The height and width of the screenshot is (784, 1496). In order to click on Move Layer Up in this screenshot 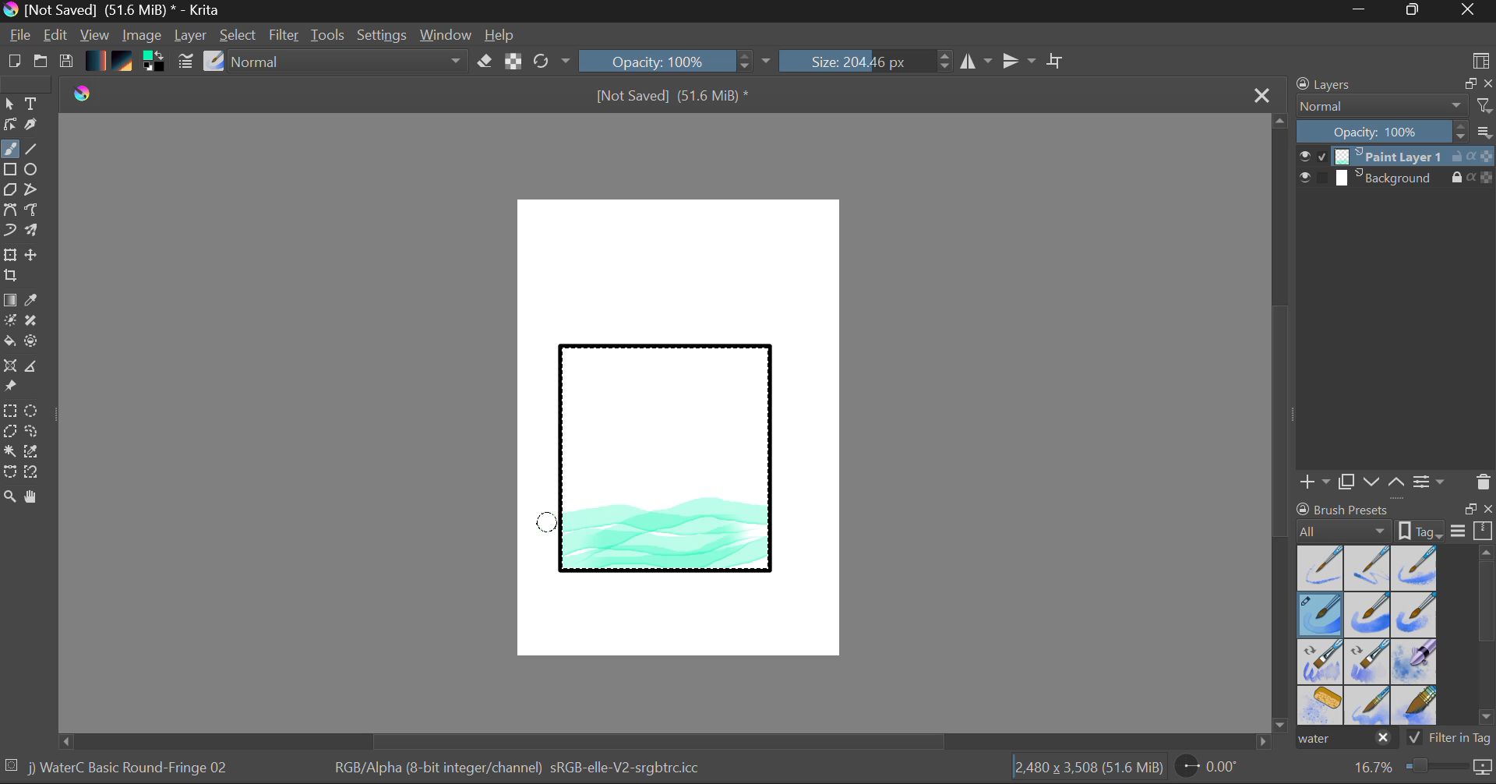, I will do `click(1397, 481)`.